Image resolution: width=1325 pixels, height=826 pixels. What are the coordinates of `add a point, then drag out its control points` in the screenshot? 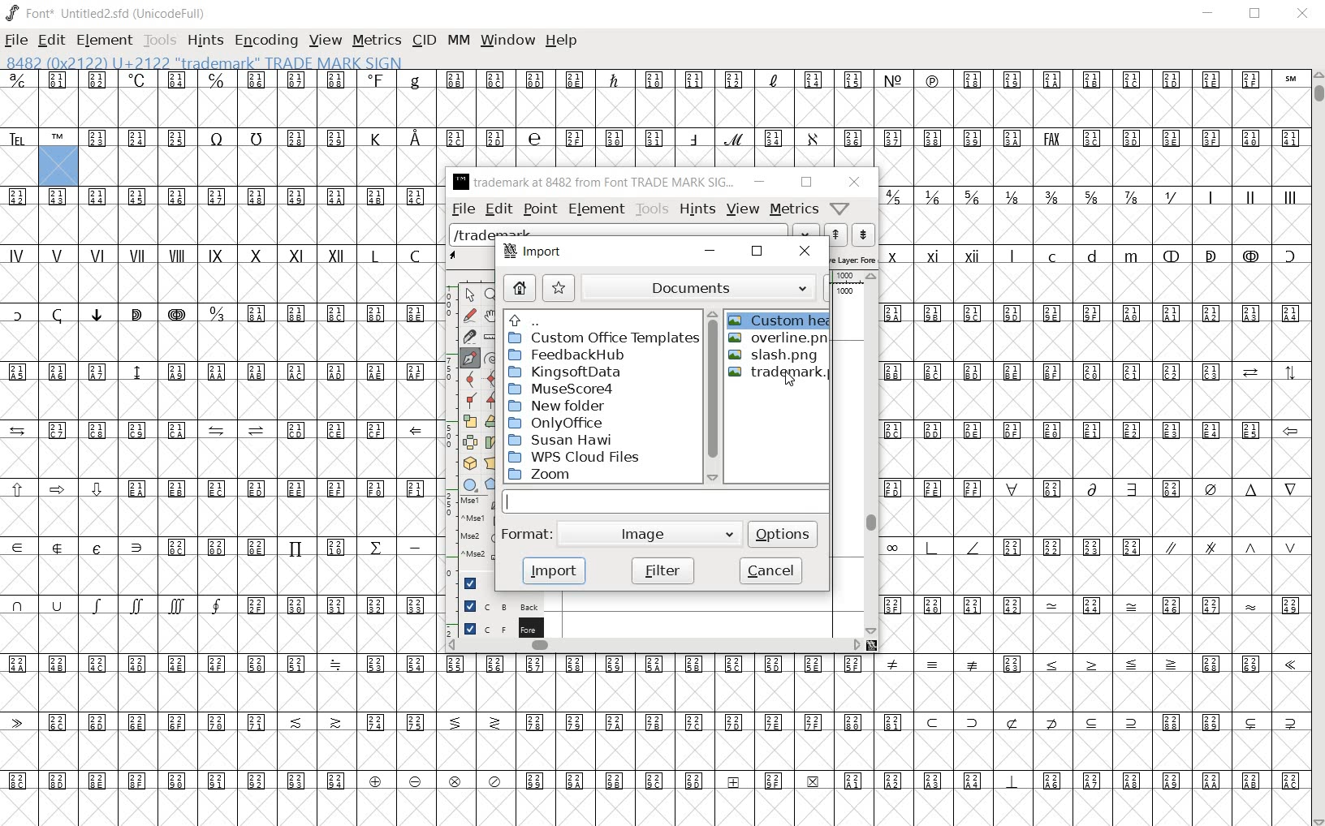 It's located at (468, 357).